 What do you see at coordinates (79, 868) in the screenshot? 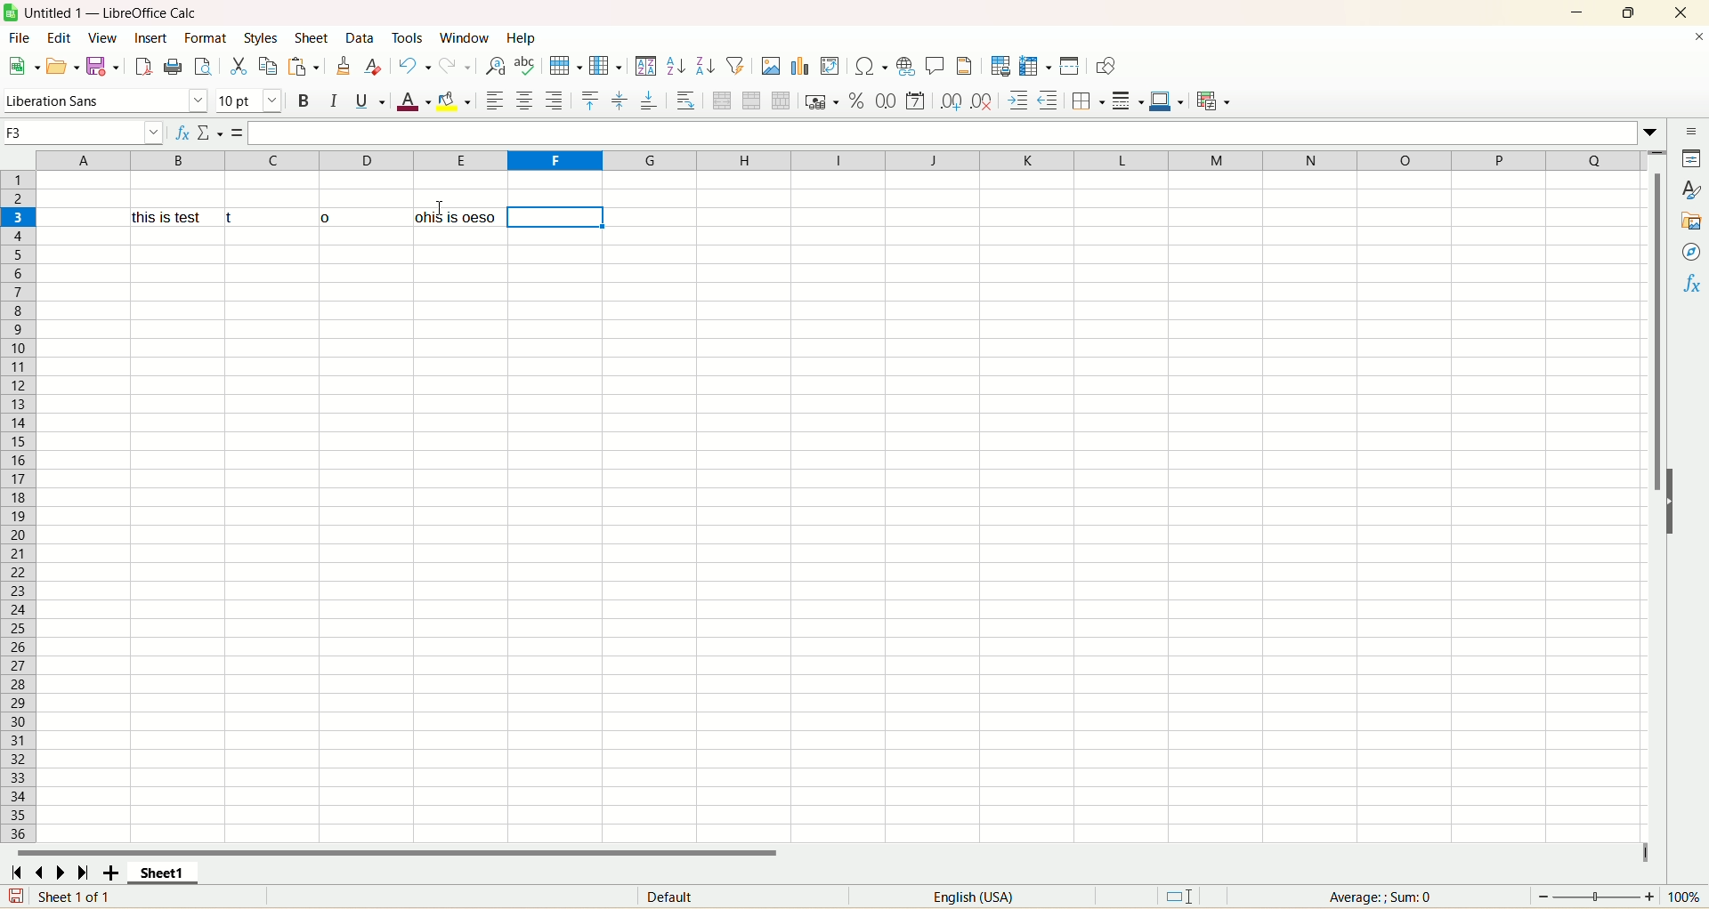
I see `scroll to last sheet` at bounding box center [79, 868].